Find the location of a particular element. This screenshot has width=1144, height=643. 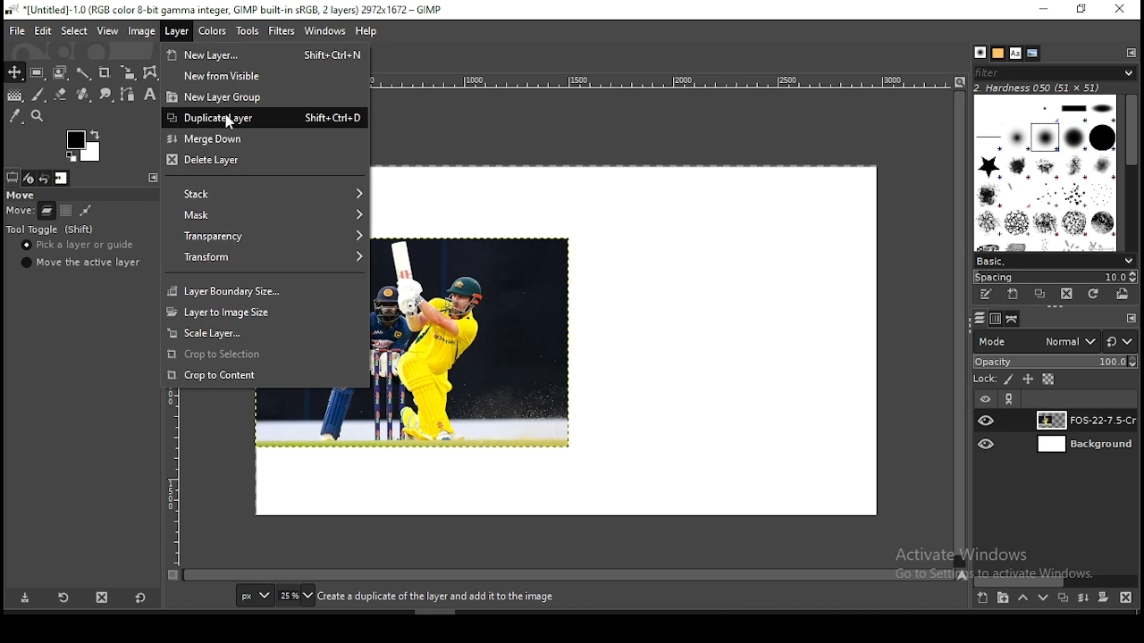

transform is located at coordinates (265, 256).